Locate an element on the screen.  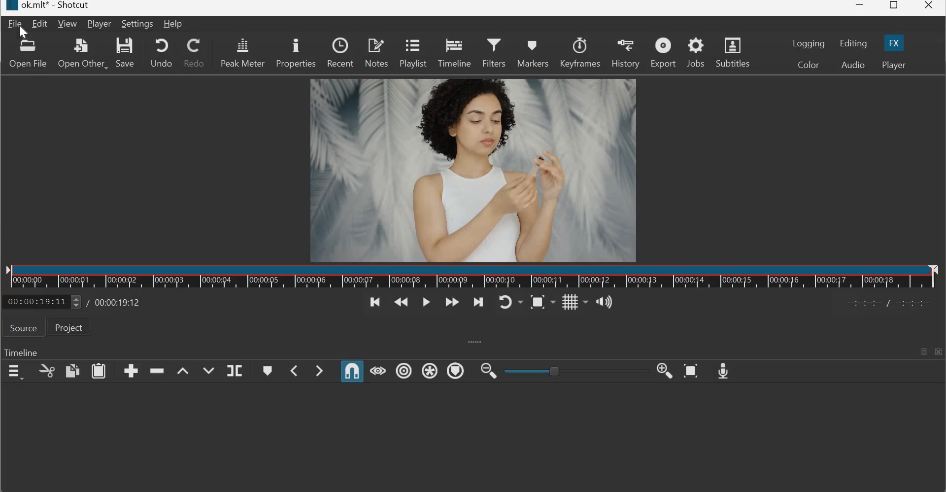
View is located at coordinates (68, 24).